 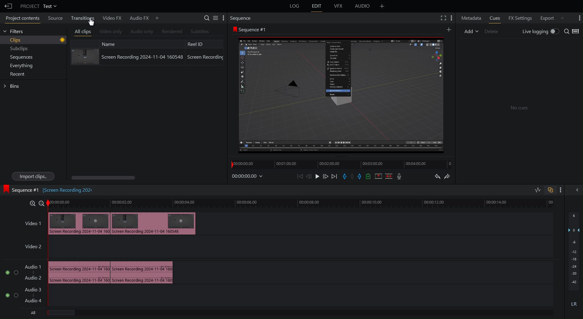 I want to click on Audio, so click(x=364, y=6).